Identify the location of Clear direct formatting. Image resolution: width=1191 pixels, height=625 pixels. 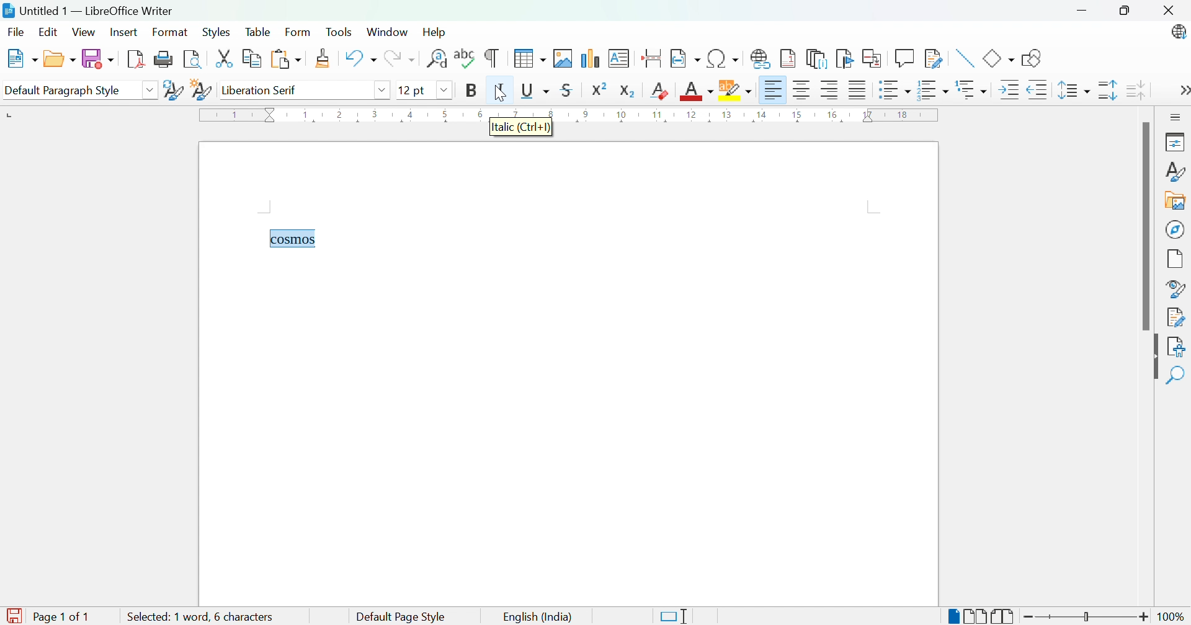
(659, 91).